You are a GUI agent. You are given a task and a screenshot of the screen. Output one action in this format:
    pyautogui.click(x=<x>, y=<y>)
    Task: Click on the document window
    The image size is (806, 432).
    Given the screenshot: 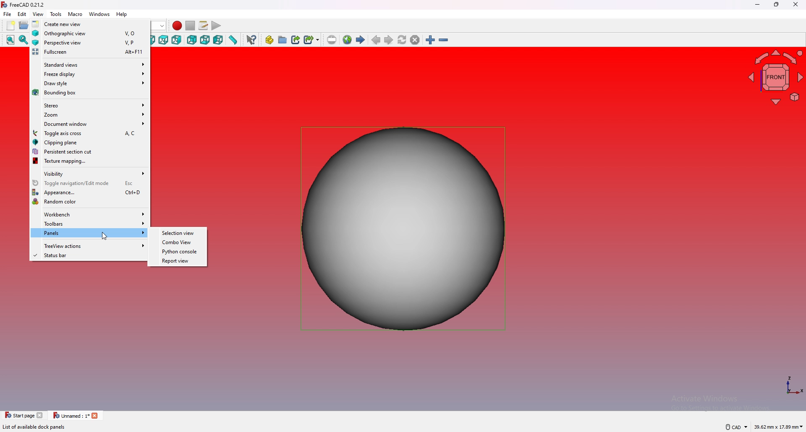 What is the action you would take?
    pyautogui.click(x=90, y=124)
    